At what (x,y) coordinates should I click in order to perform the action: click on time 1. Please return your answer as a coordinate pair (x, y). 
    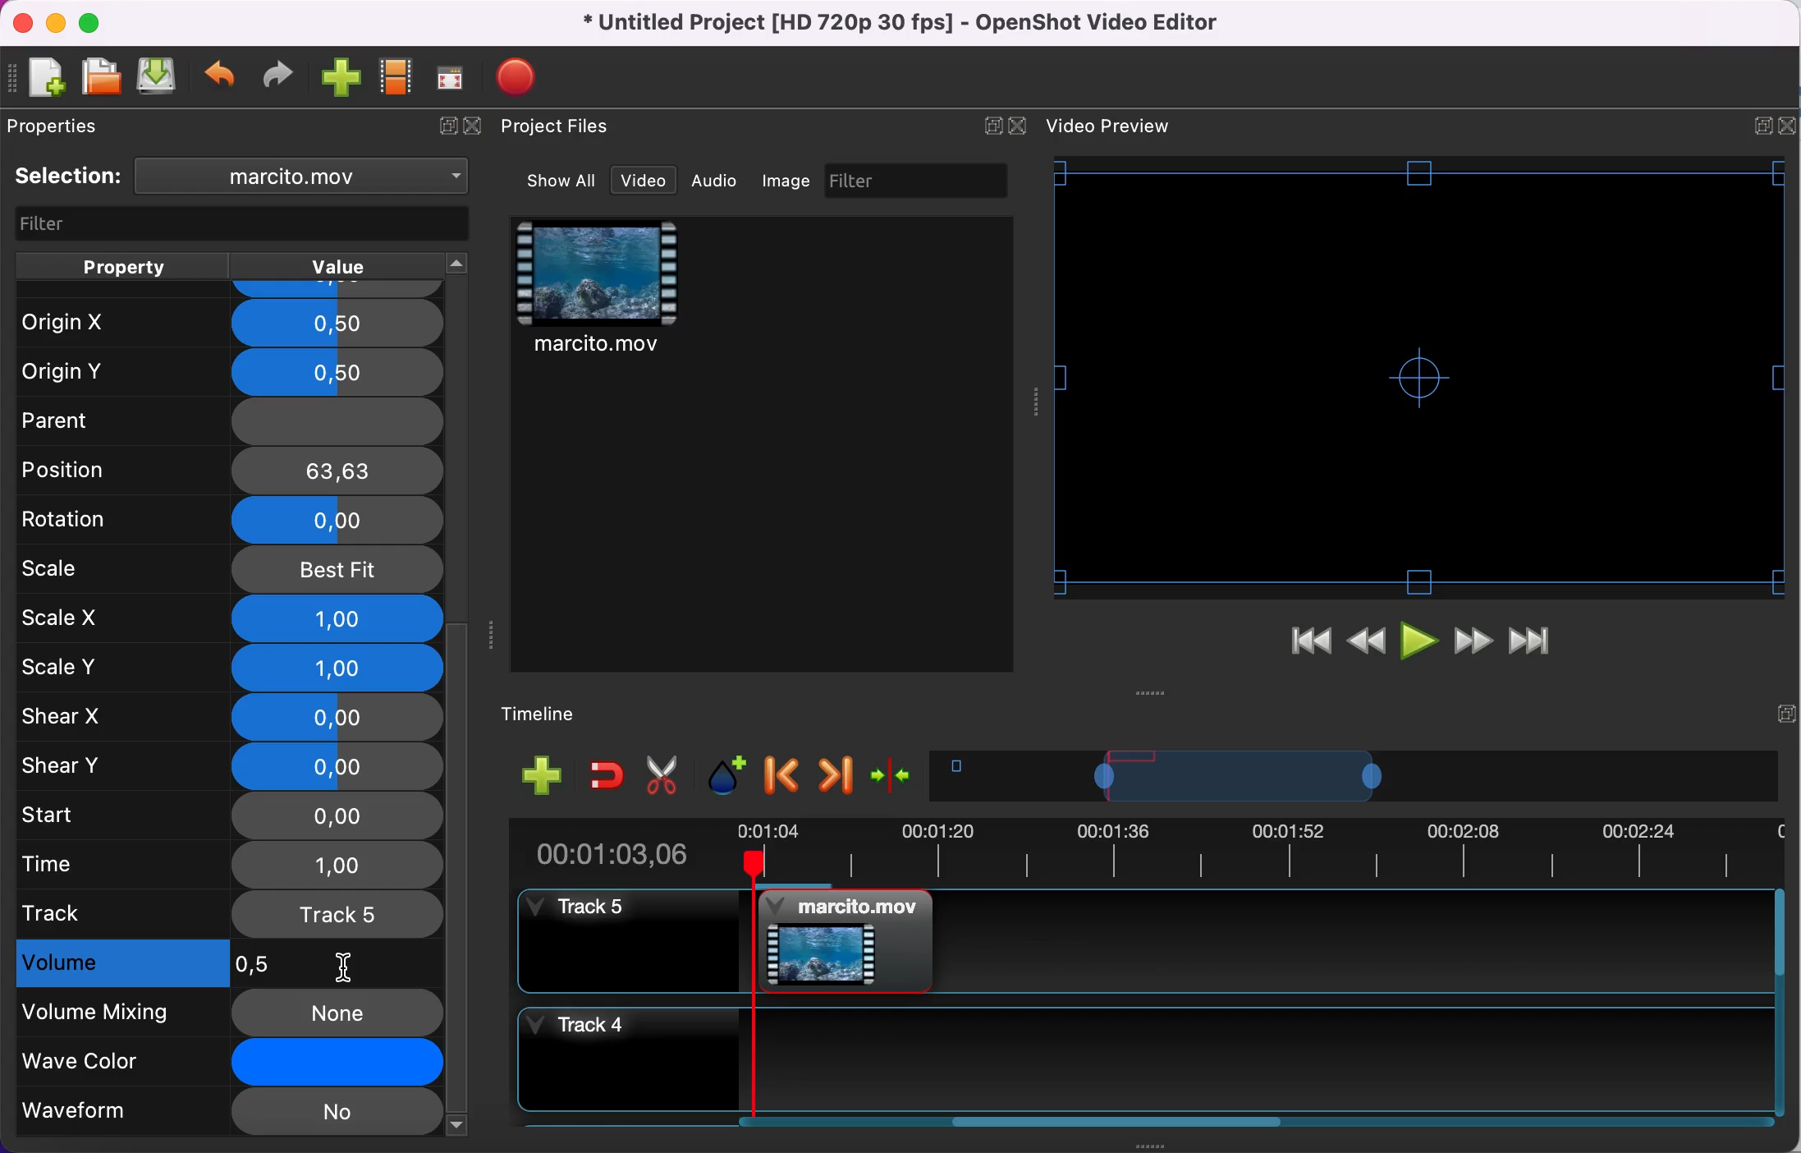
    Looking at the image, I should click on (234, 866).